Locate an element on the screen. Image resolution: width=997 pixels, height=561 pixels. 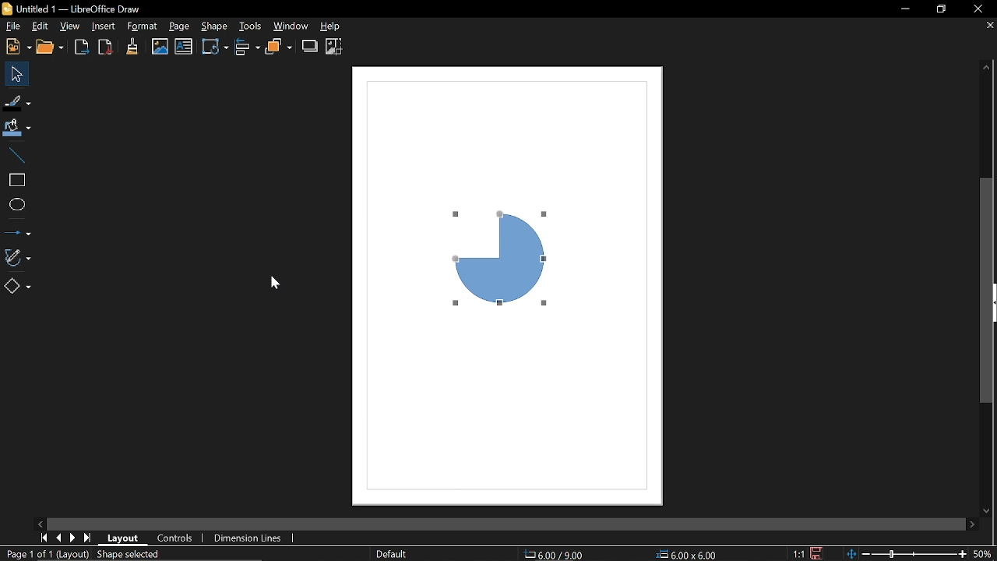
Move right is located at coordinates (974, 524).